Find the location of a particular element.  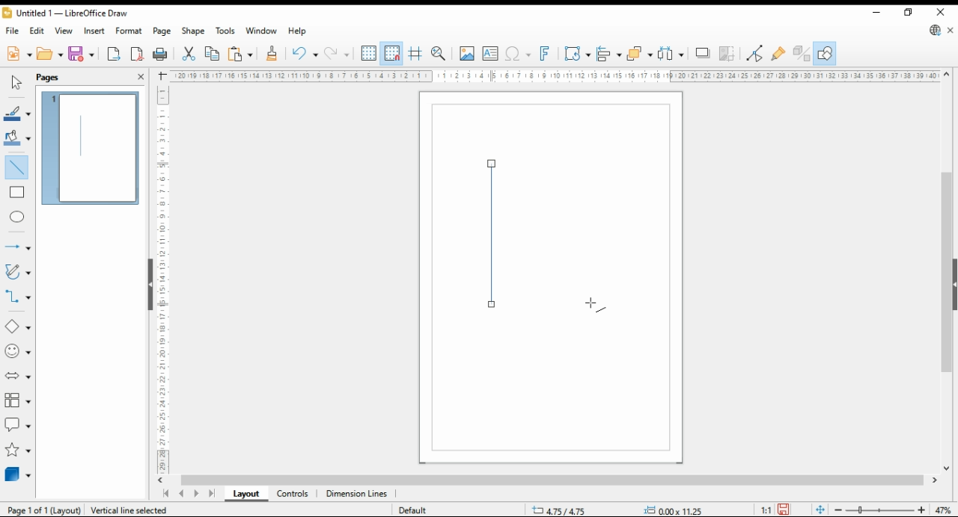

select at least three objects to distribute is located at coordinates (672, 54).